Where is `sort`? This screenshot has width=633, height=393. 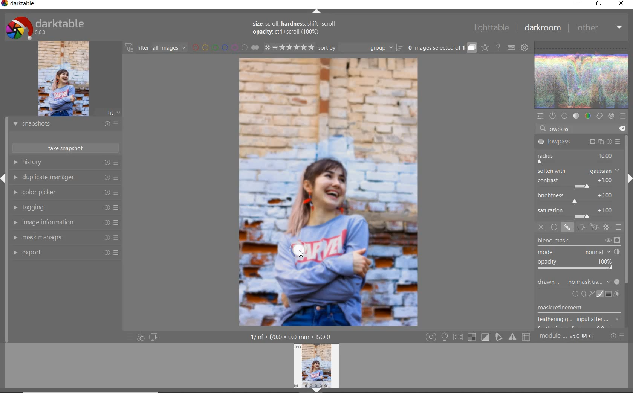 sort is located at coordinates (361, 49).